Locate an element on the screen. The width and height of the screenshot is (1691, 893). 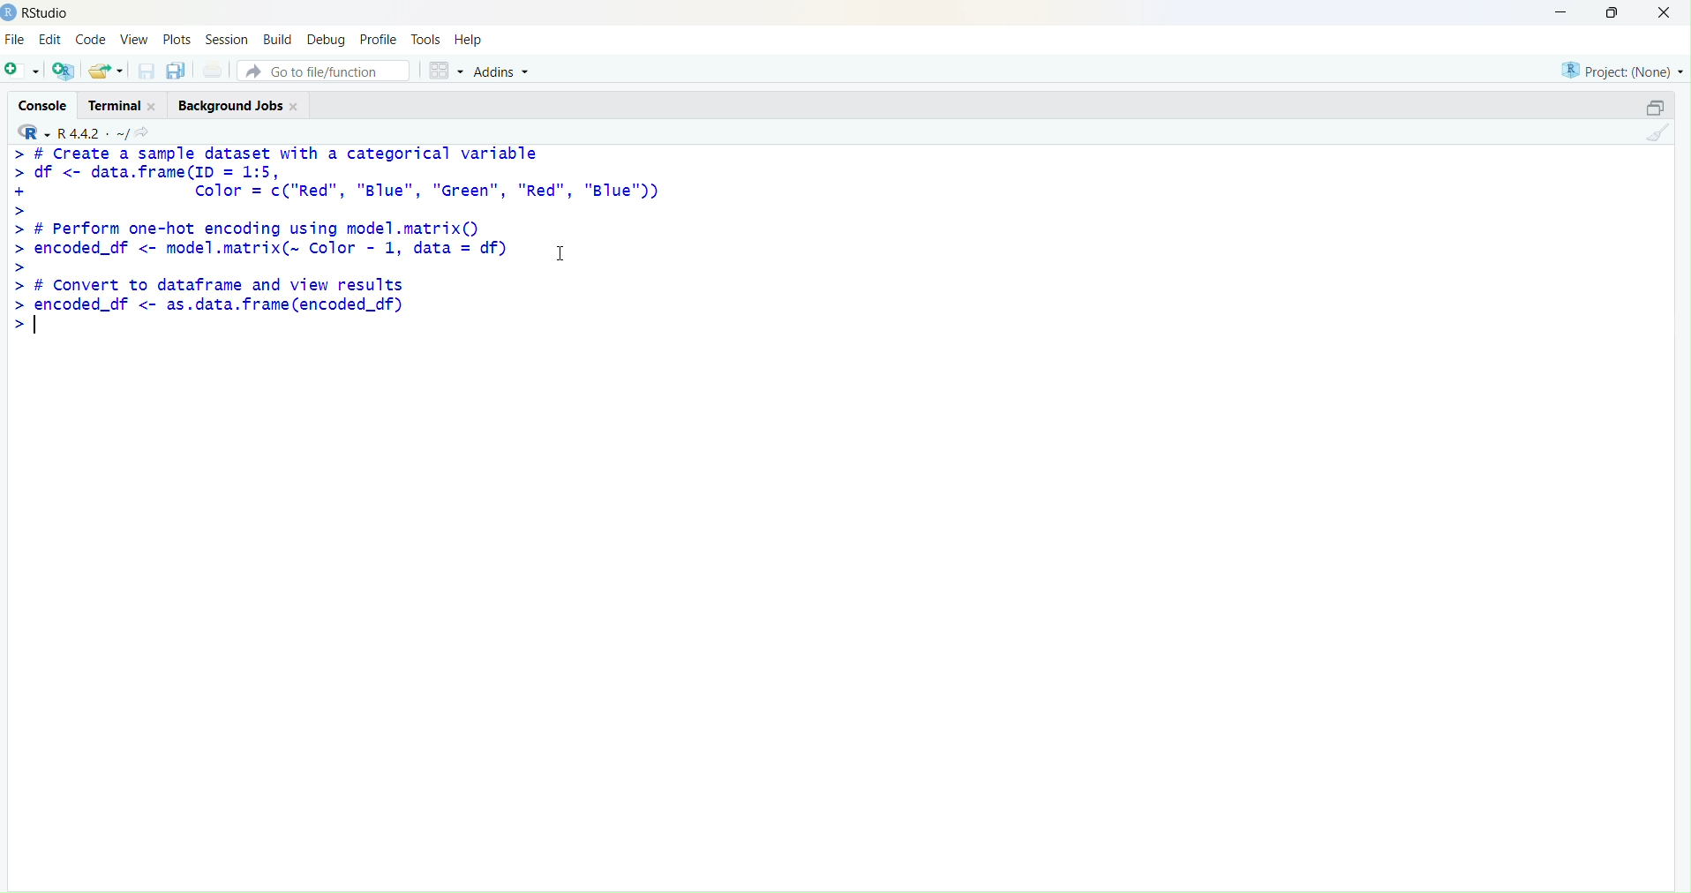
addins is located at coordinates (505, 72).